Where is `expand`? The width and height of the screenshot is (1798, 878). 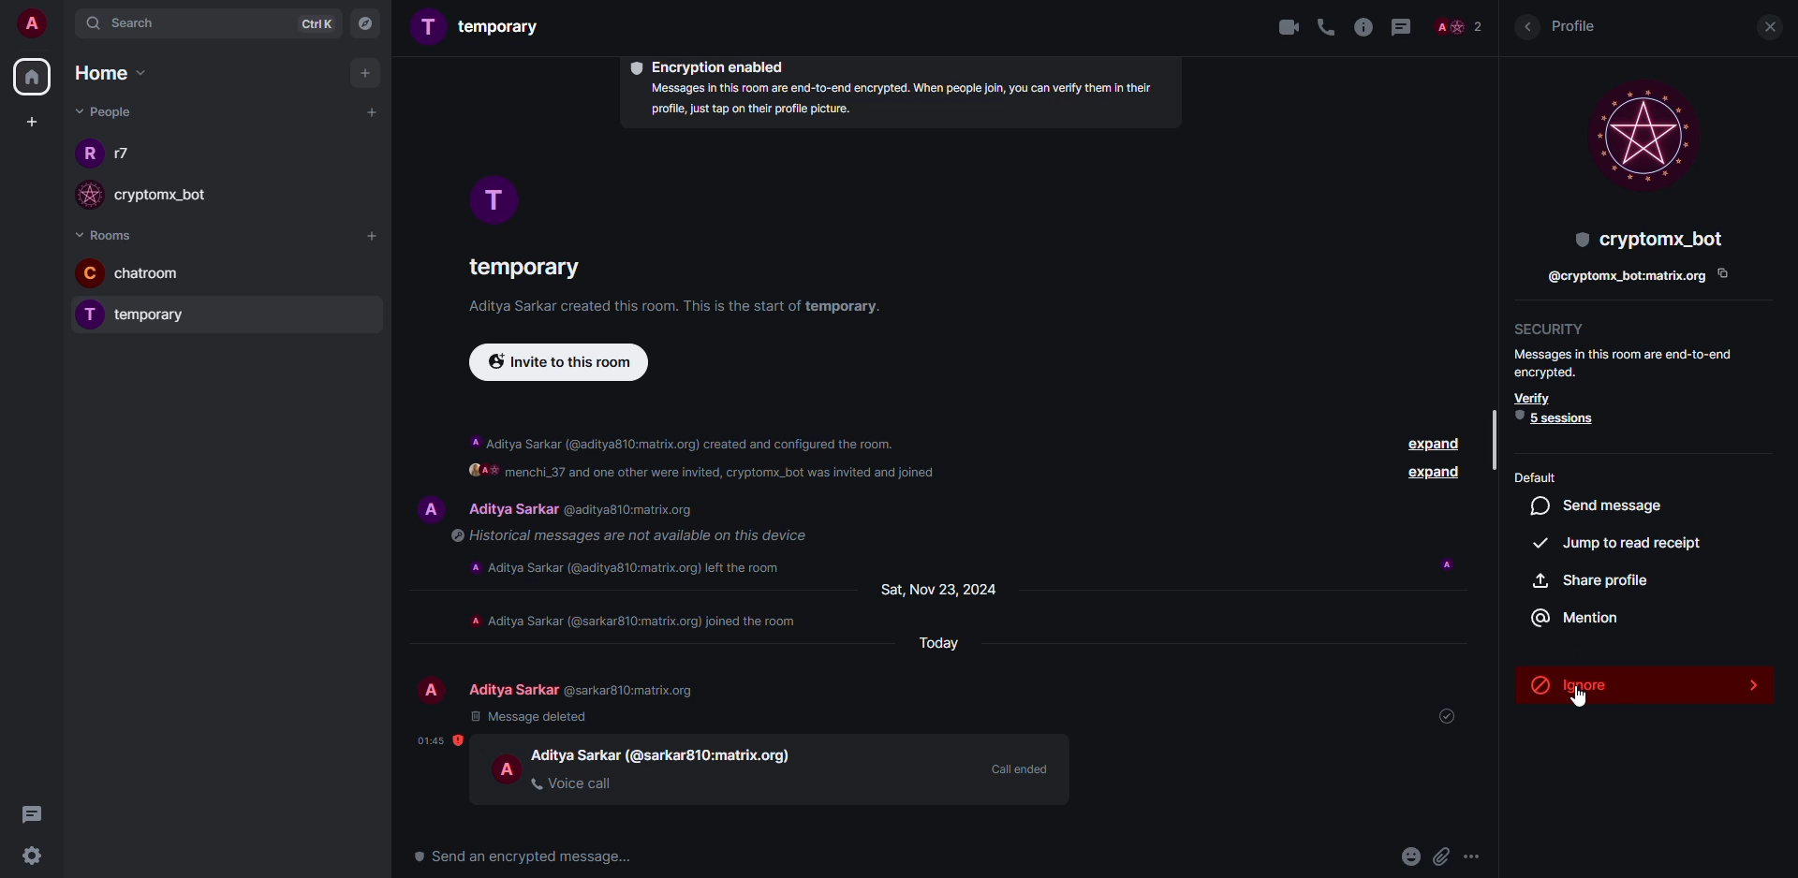
expand is located at coordinates (1435, 474).